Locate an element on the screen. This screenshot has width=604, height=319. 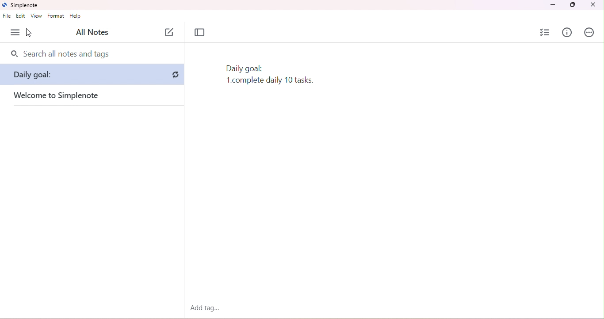
actions is located at coordinates (590, 32).